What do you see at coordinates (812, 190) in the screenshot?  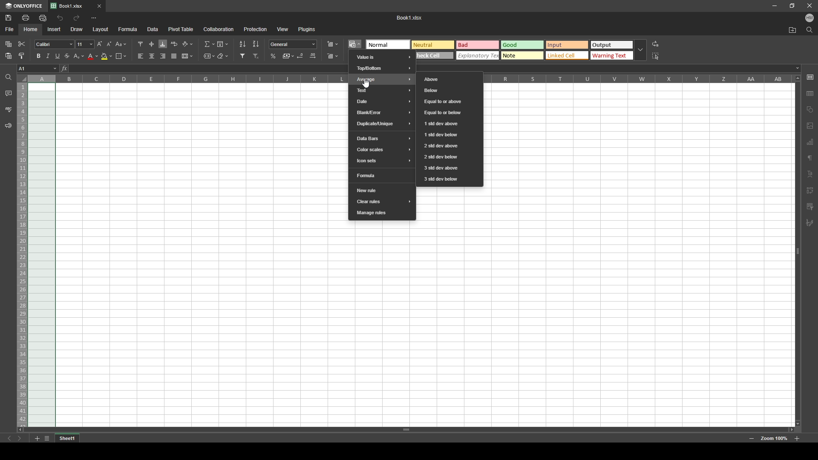 I see `indent` at bounding box center [812, 190].